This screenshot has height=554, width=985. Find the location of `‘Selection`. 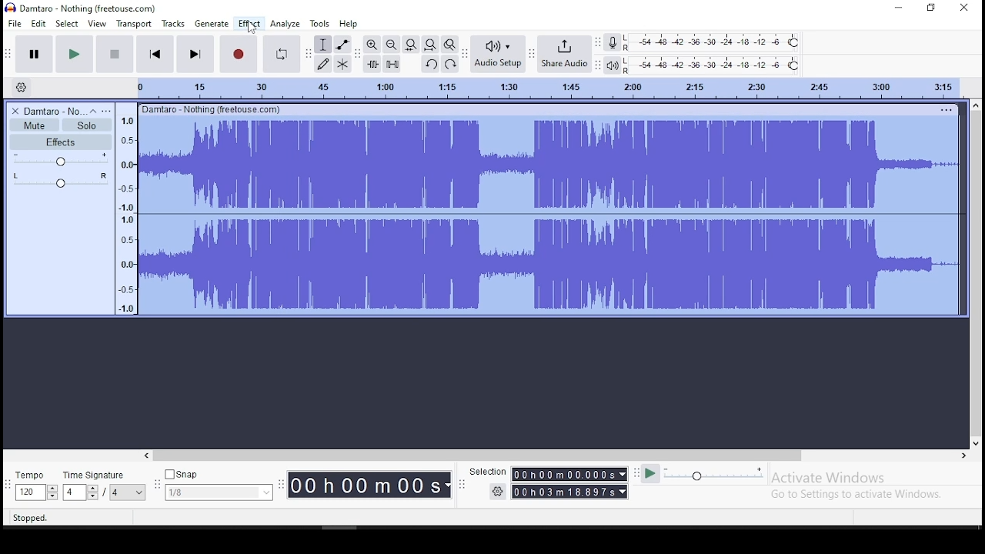

‘Selection is located at coordinates (486, 472).